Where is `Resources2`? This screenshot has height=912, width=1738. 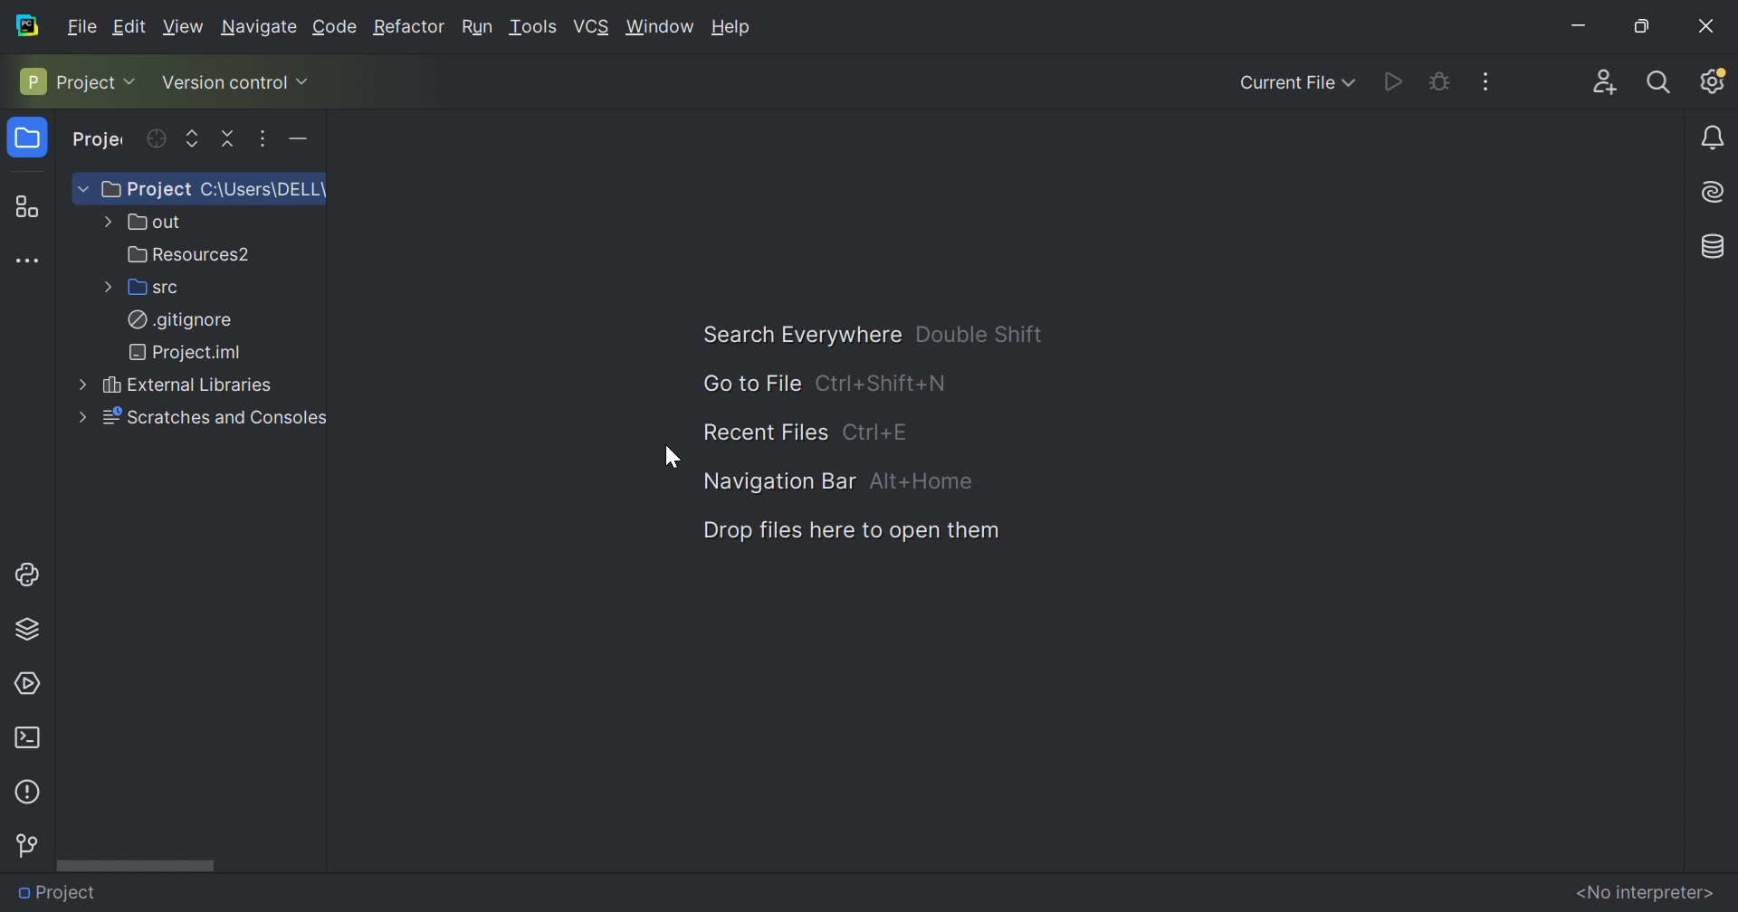 Resources2 is located at coordinates (187, 254).